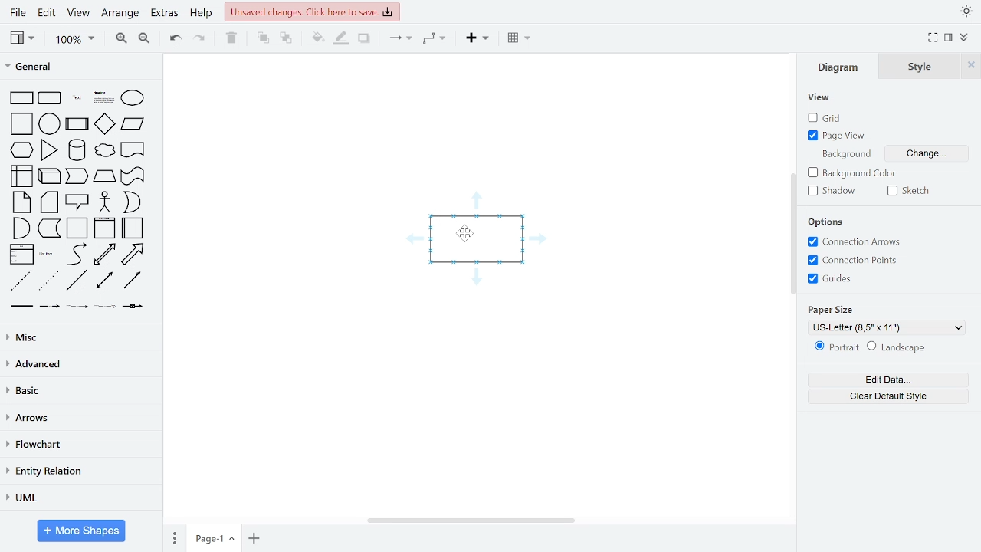 The image size is (981, 552). I want to click on actor, so click(104, 202).